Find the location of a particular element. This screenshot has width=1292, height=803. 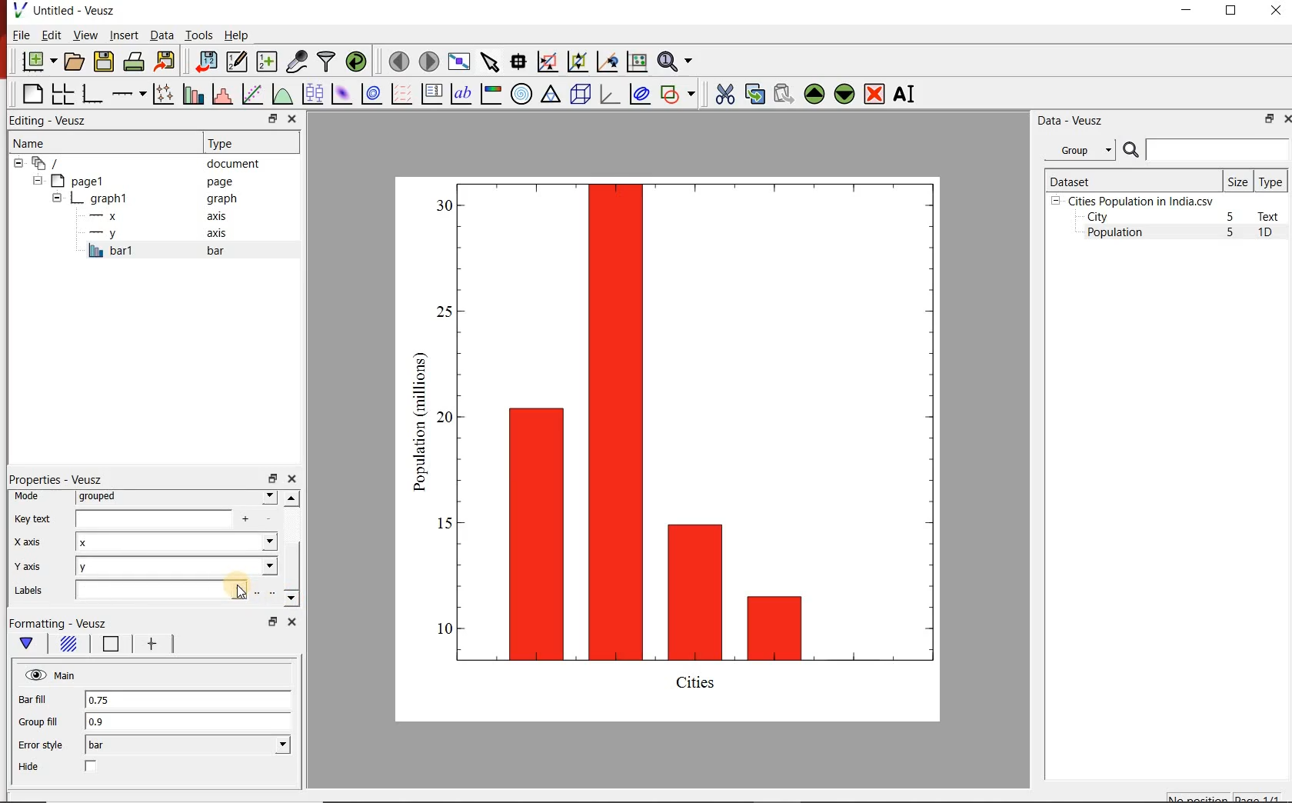

RESTORE is located at coordinates (1231, 11).